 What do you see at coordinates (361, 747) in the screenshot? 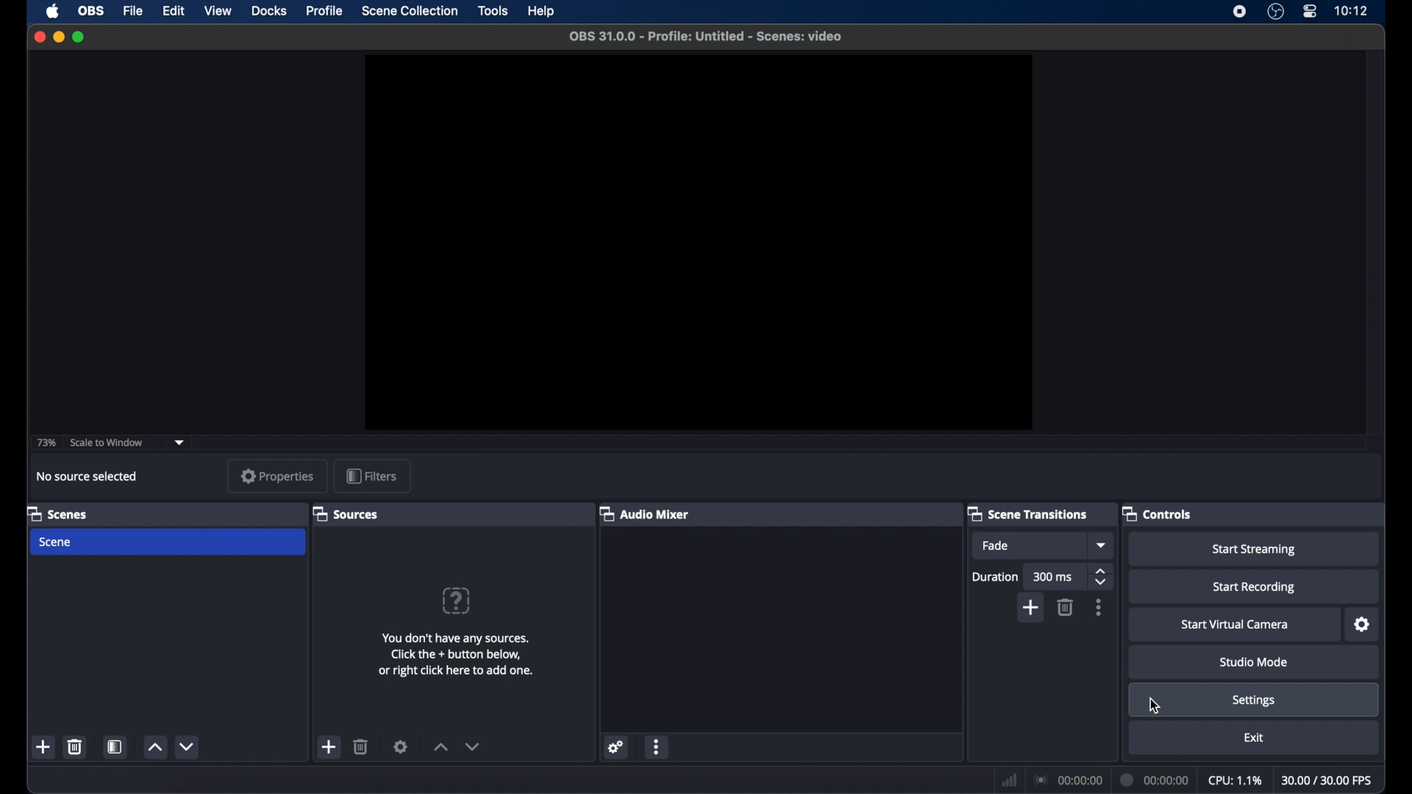
I see `delete` at bounding box center [361, 747].